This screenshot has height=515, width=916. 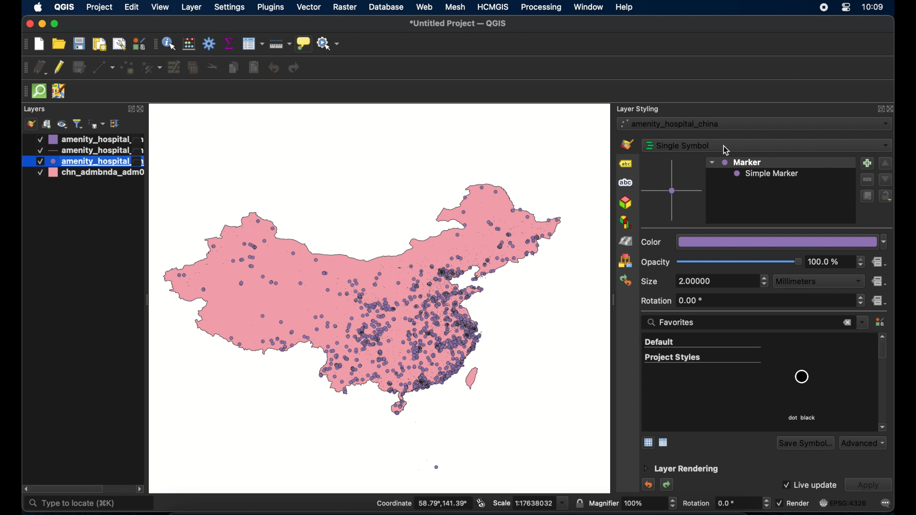 What do you see at coordinates (29, 24) in the screenshot?
I see `close` at bounding box center [29, 24].